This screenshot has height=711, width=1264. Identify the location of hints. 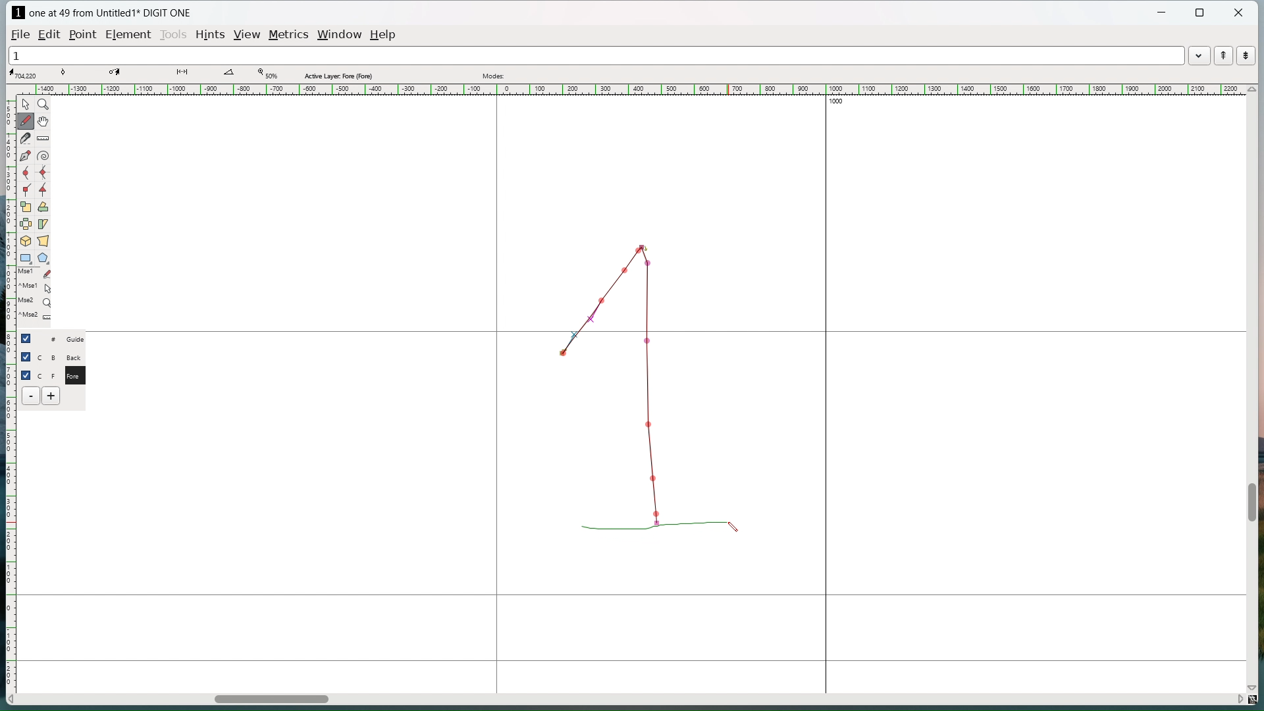
(211, 36).